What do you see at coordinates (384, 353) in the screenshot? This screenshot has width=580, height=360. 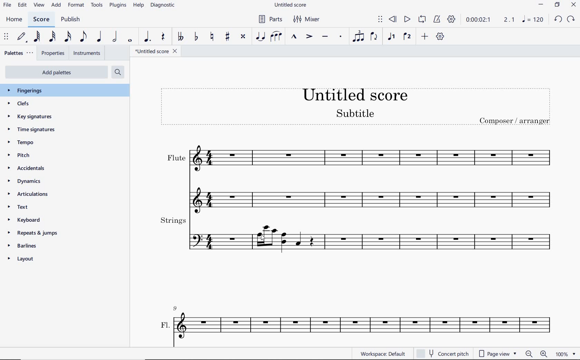 I see `workspace: default` at bounding box center [384, 353].